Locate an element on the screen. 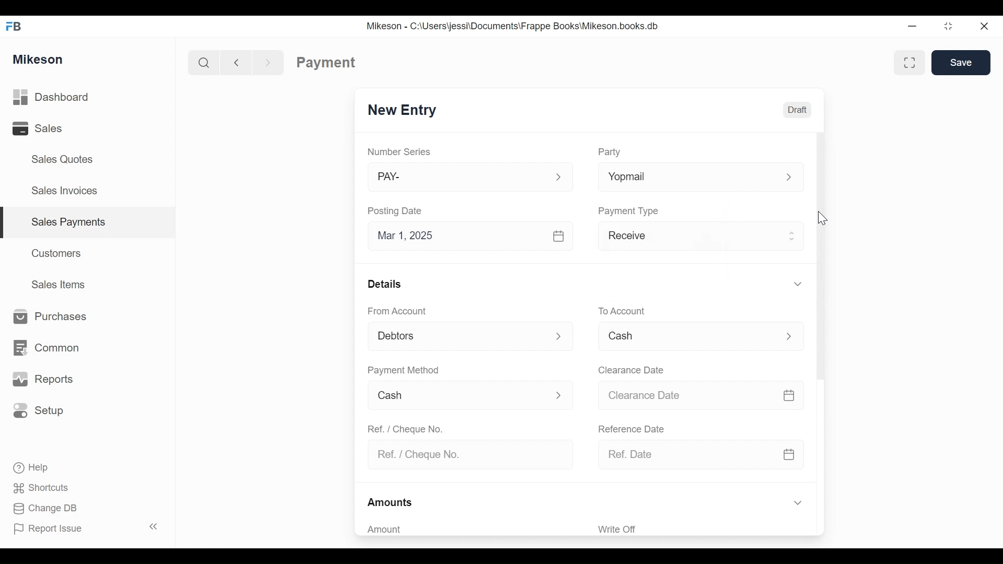  From Account is located at coordinates (400, 311).